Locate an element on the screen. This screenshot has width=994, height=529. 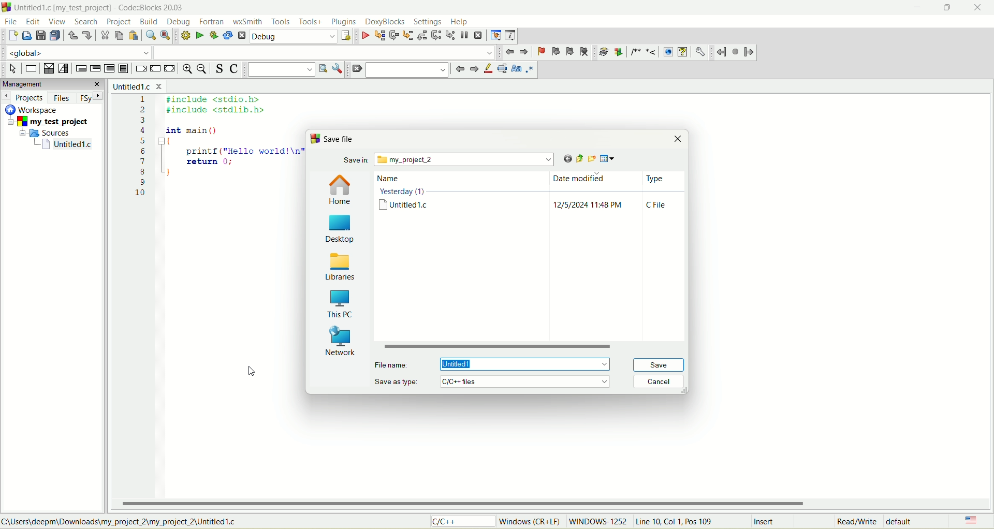
Fsy is located at coordinates (91, 97).